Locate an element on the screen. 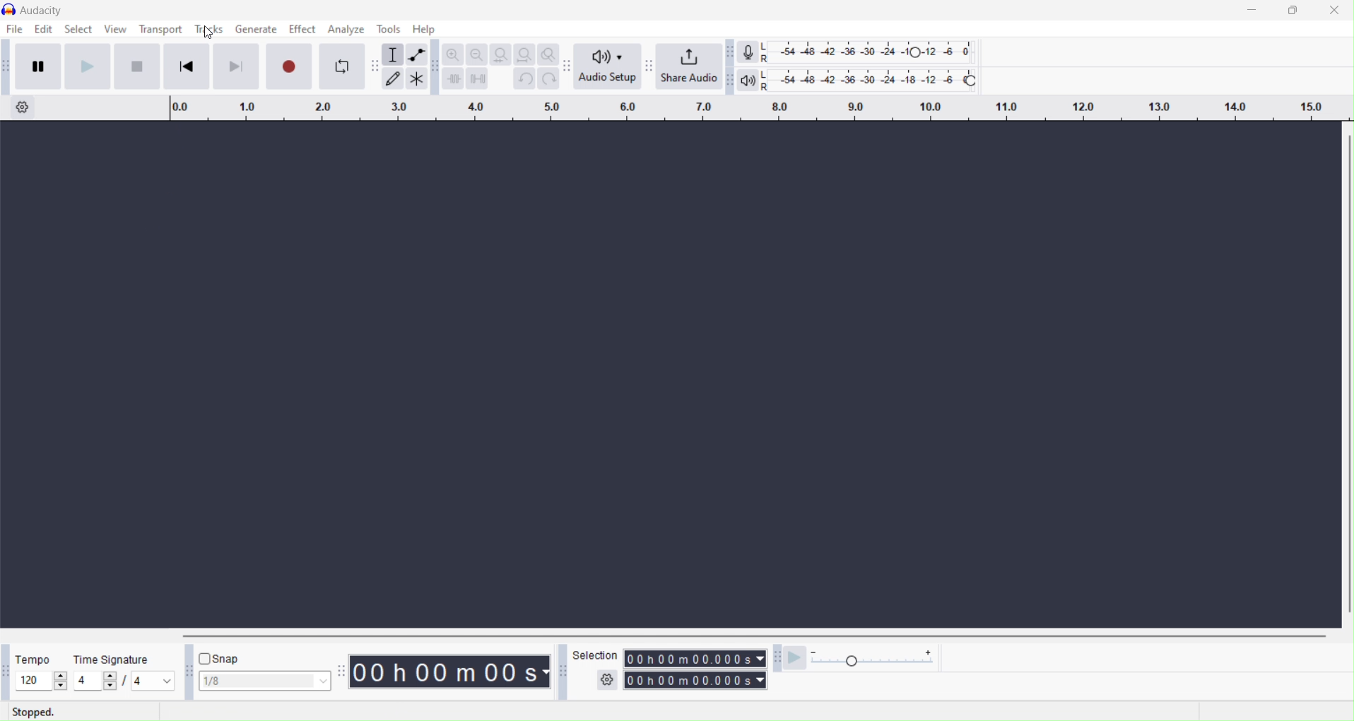 Image resolution: width=1354 pixels, height=721 pixels. Playback level is located at coordinates (868, 80).